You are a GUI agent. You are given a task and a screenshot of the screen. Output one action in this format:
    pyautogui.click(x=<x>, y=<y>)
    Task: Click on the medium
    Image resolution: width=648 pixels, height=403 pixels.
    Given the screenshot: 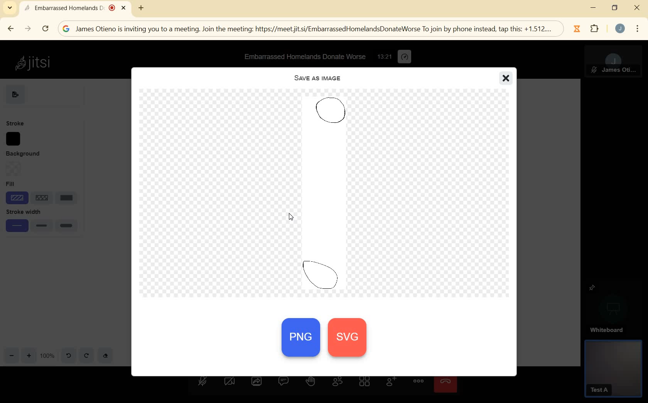 What is the action you would take?
    pyautogui.click(x=41, y=227)
    